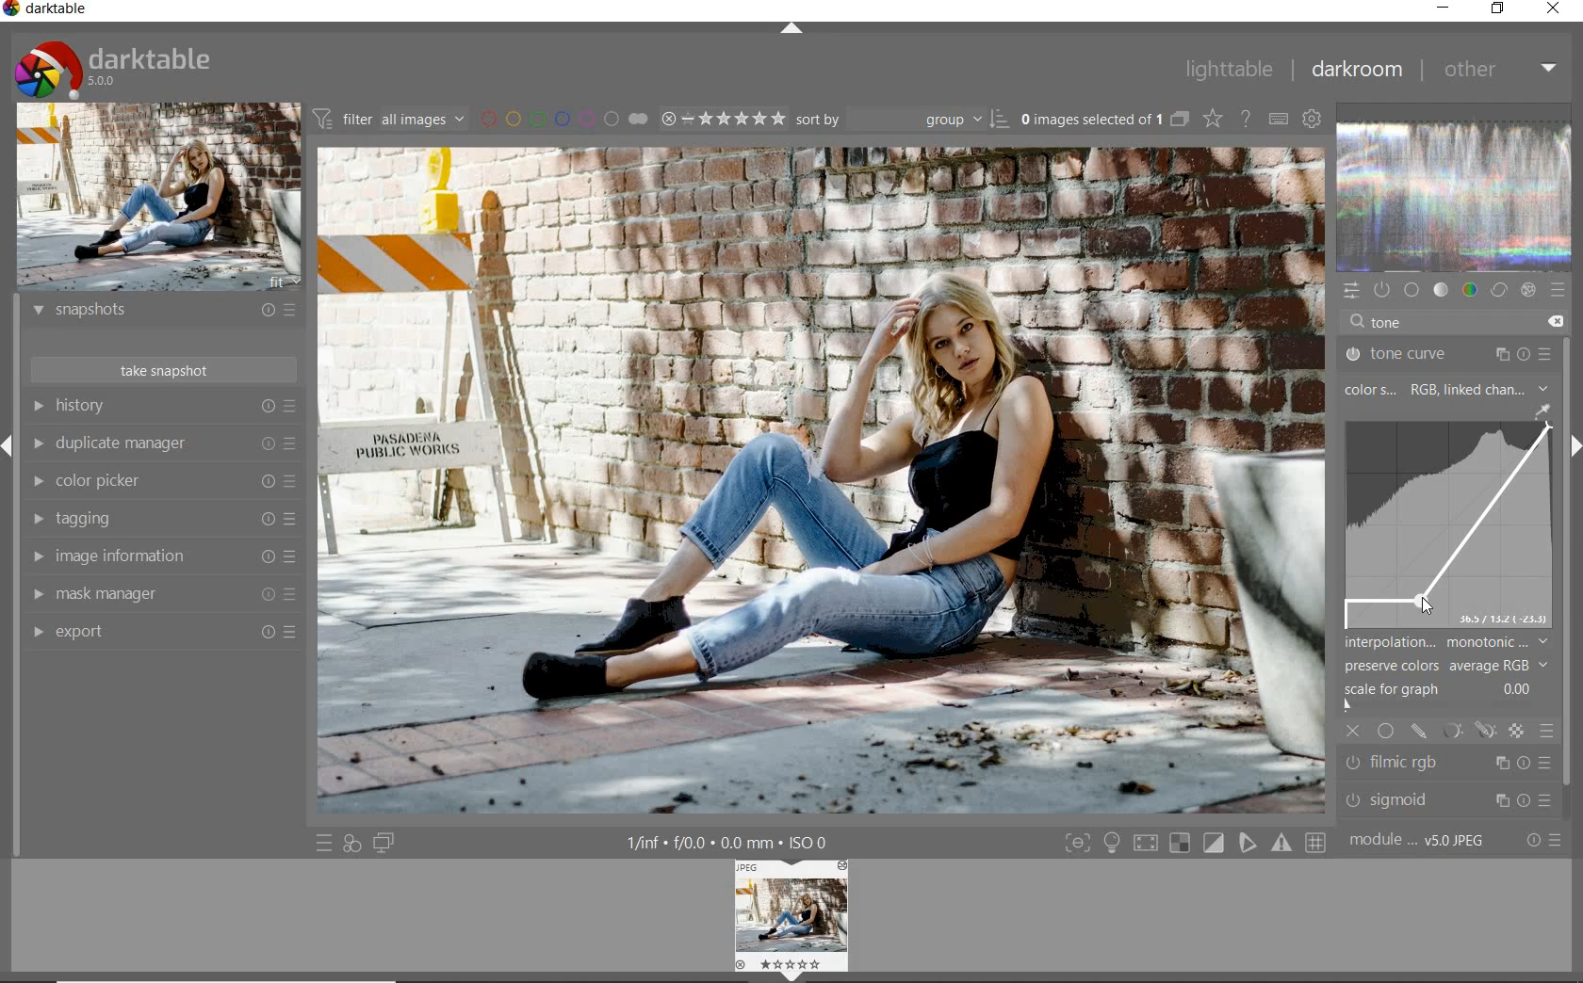  I want to click on color s.. RGB, so click(1388, 390).